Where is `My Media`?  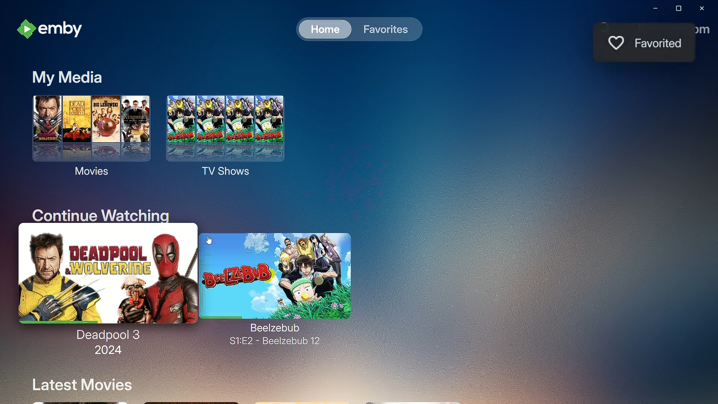
My Media is located at coordinates (64, 77).